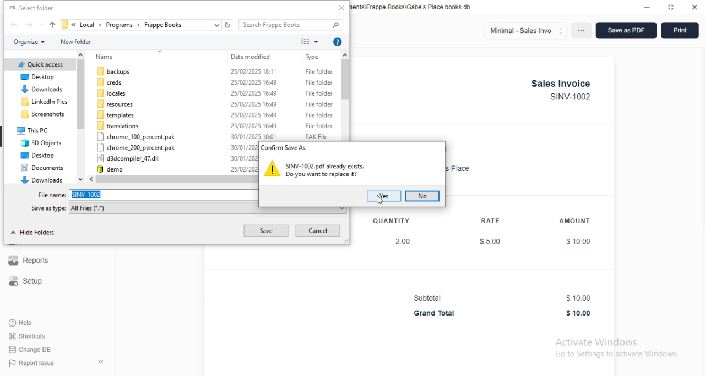  What do you see at coordinates (177, 179) in the screenshot?
I see `scroll bar` at bounding box center [177, 179].